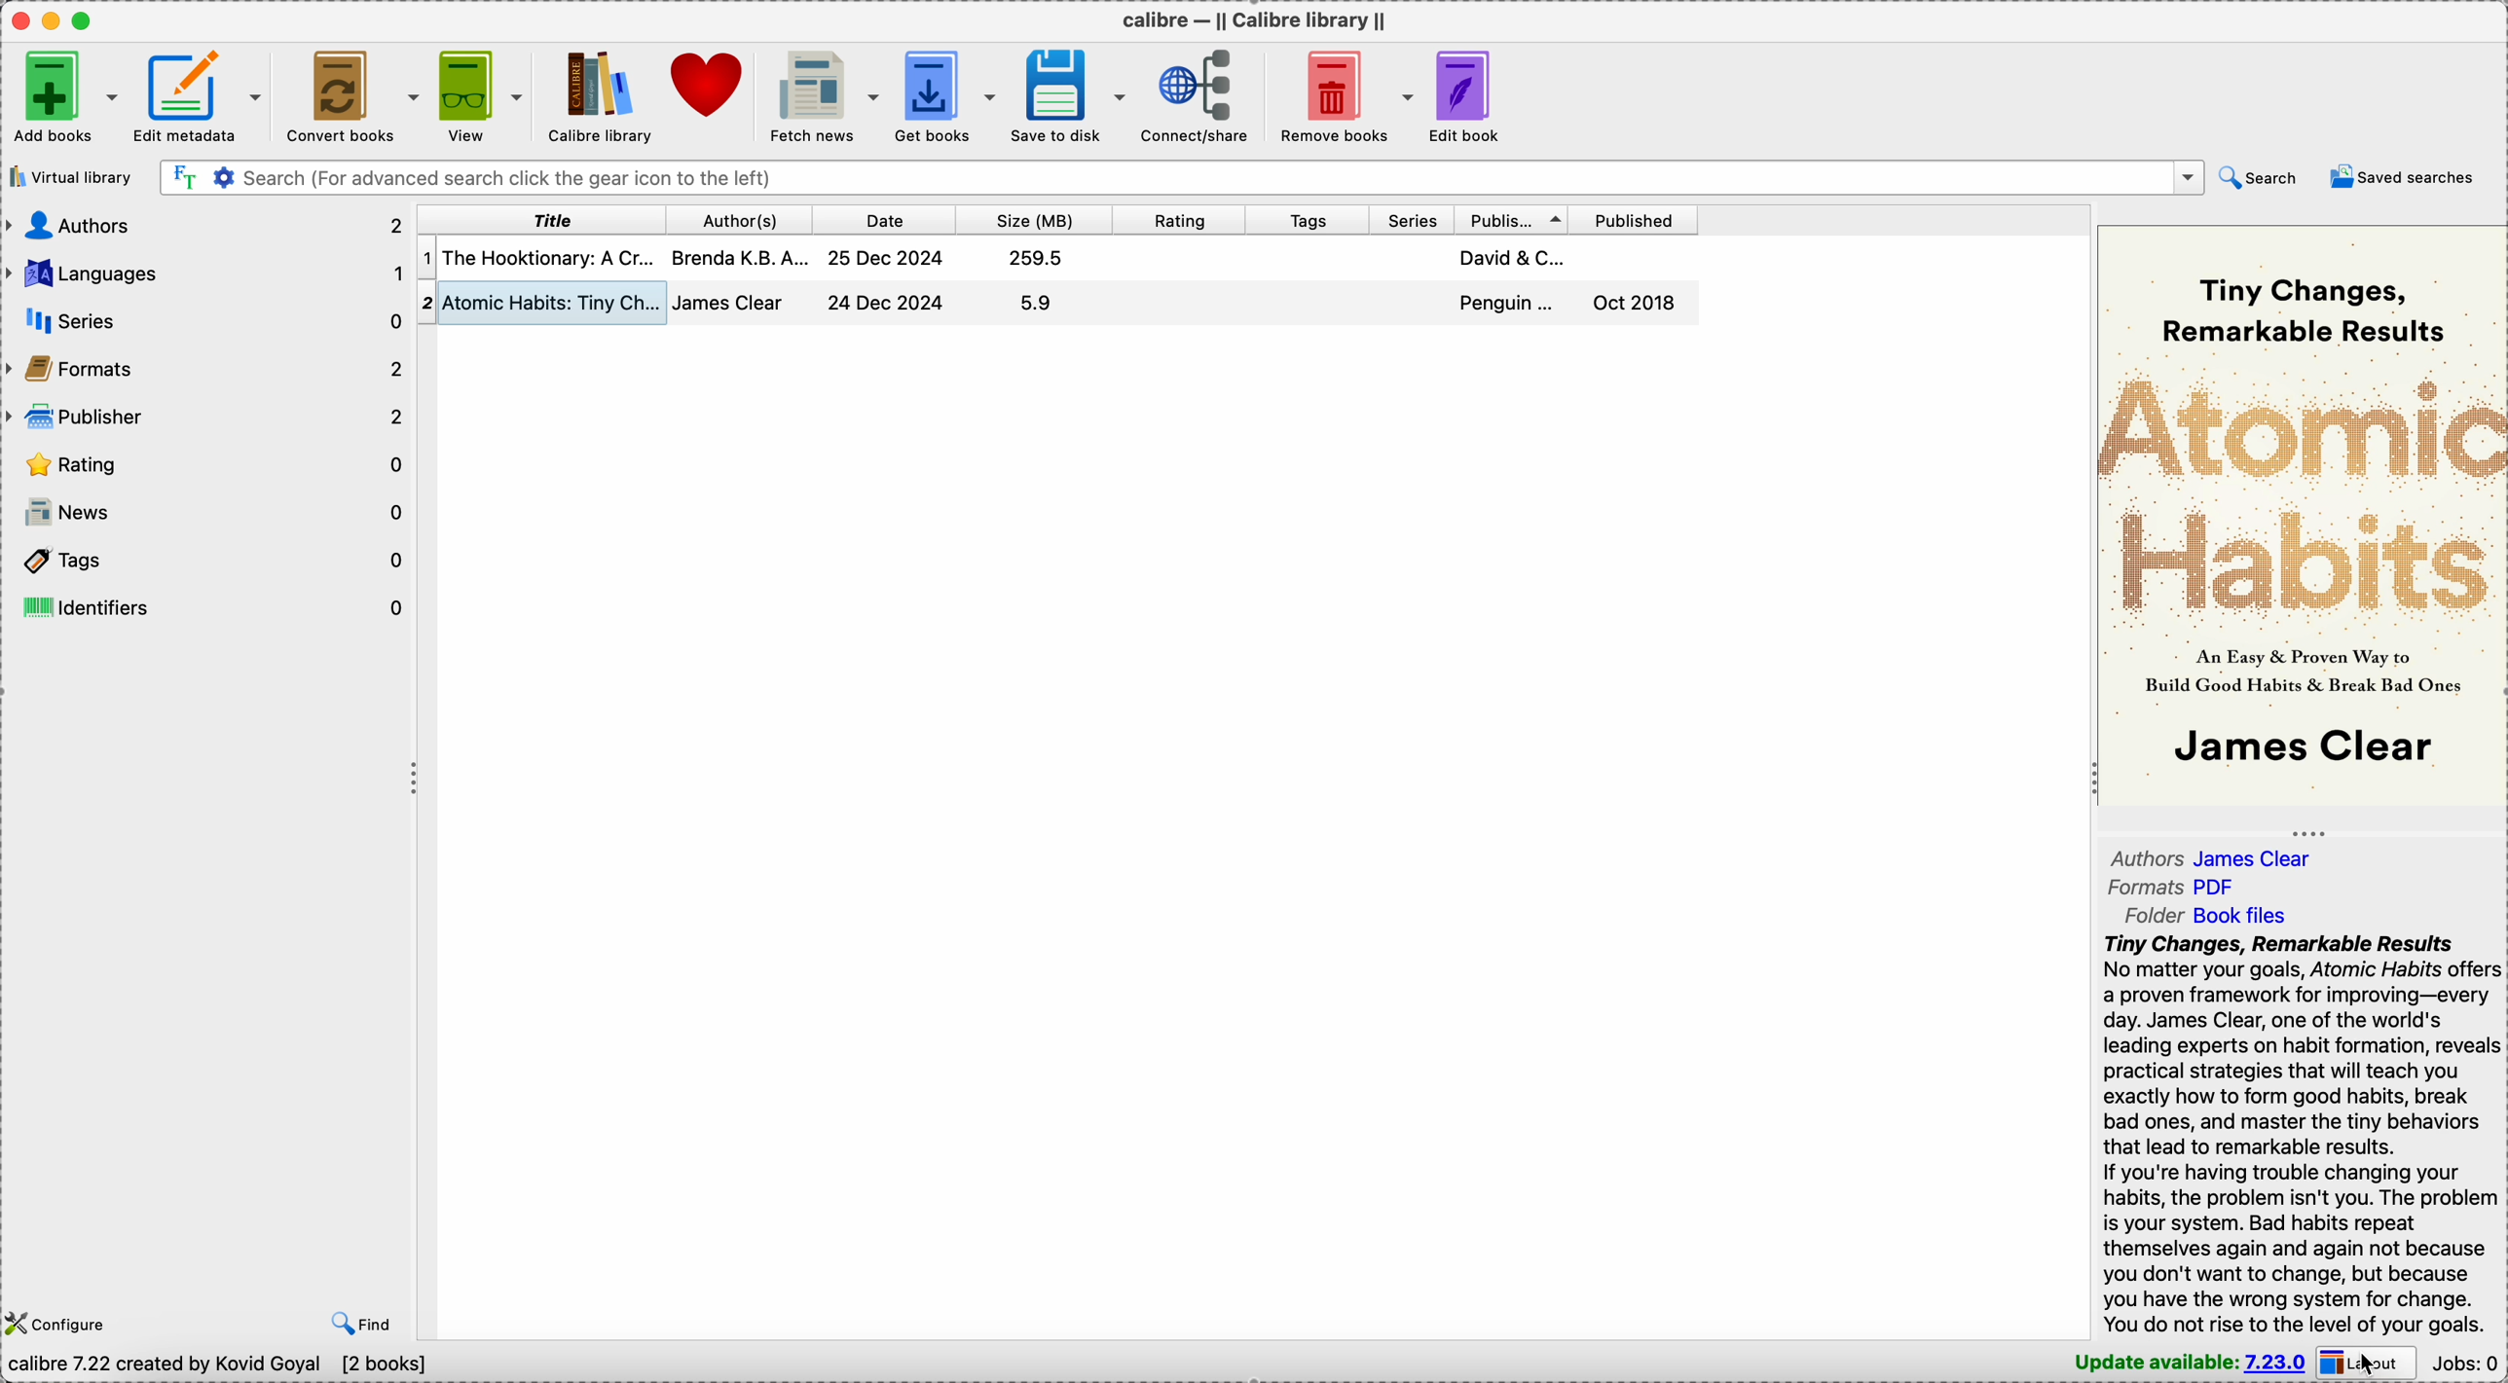 Image resolution: width=2508 pixels, height=1383 pixels. Describe the element at coordinates (712, 84) in the screenshot. I see `donate` at that location.